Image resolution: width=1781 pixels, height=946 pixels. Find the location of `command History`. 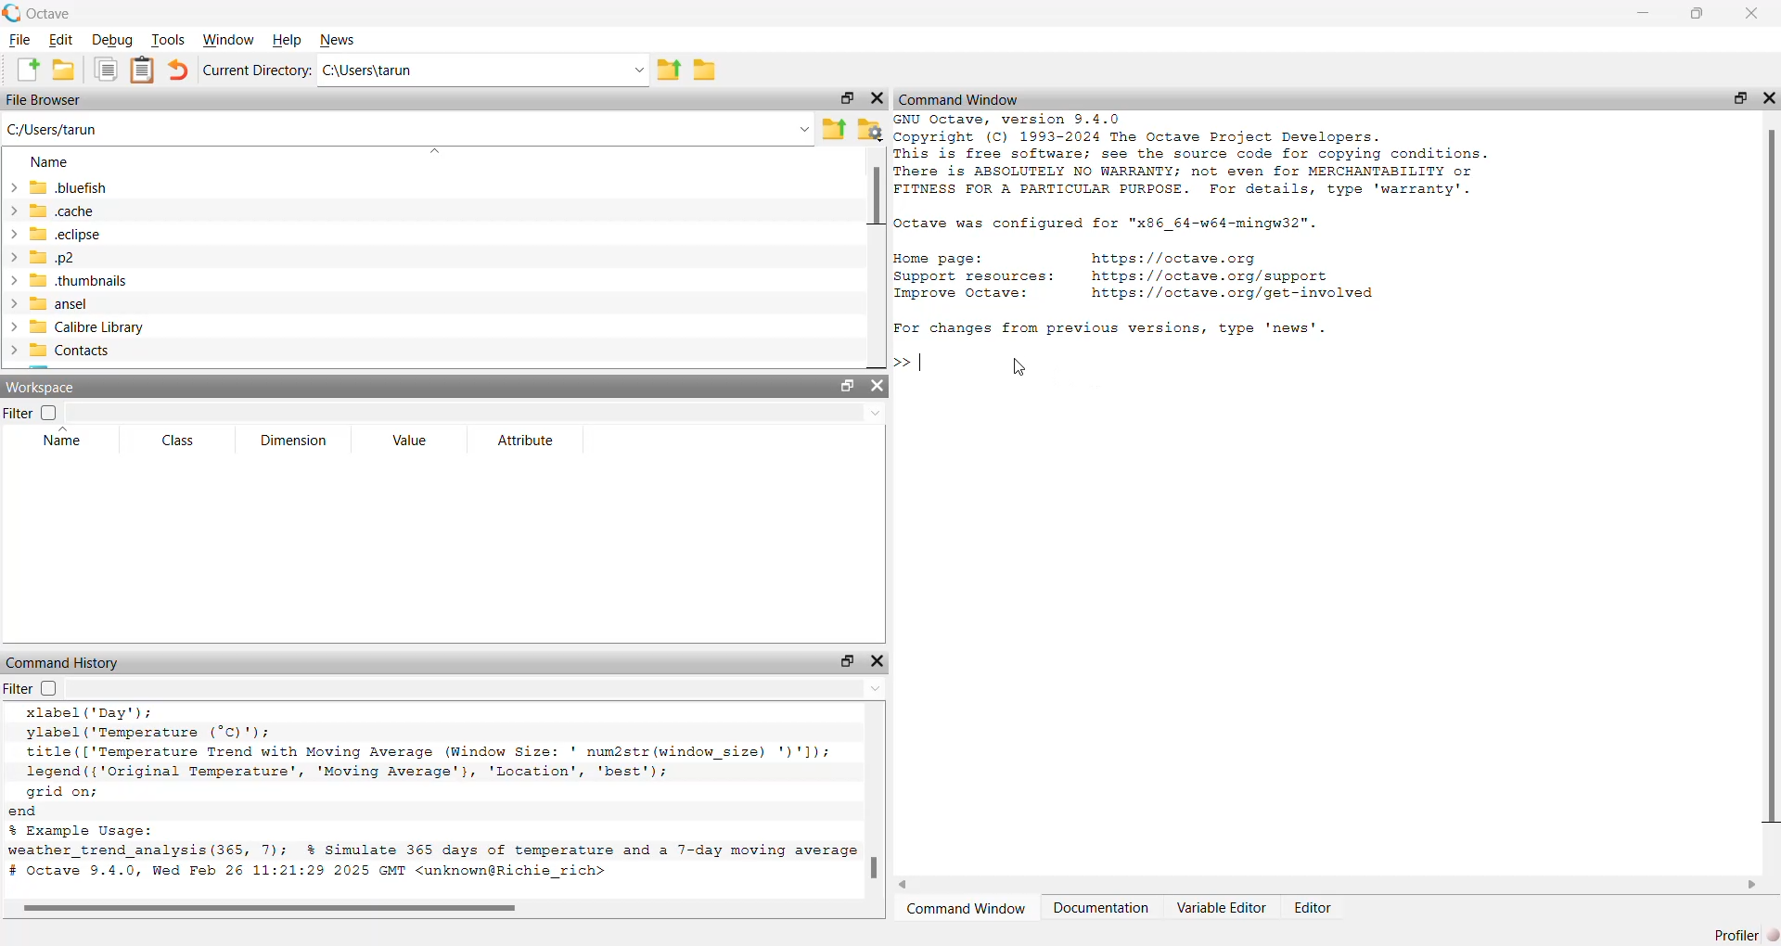

command History is located at coordinates (66, 663).